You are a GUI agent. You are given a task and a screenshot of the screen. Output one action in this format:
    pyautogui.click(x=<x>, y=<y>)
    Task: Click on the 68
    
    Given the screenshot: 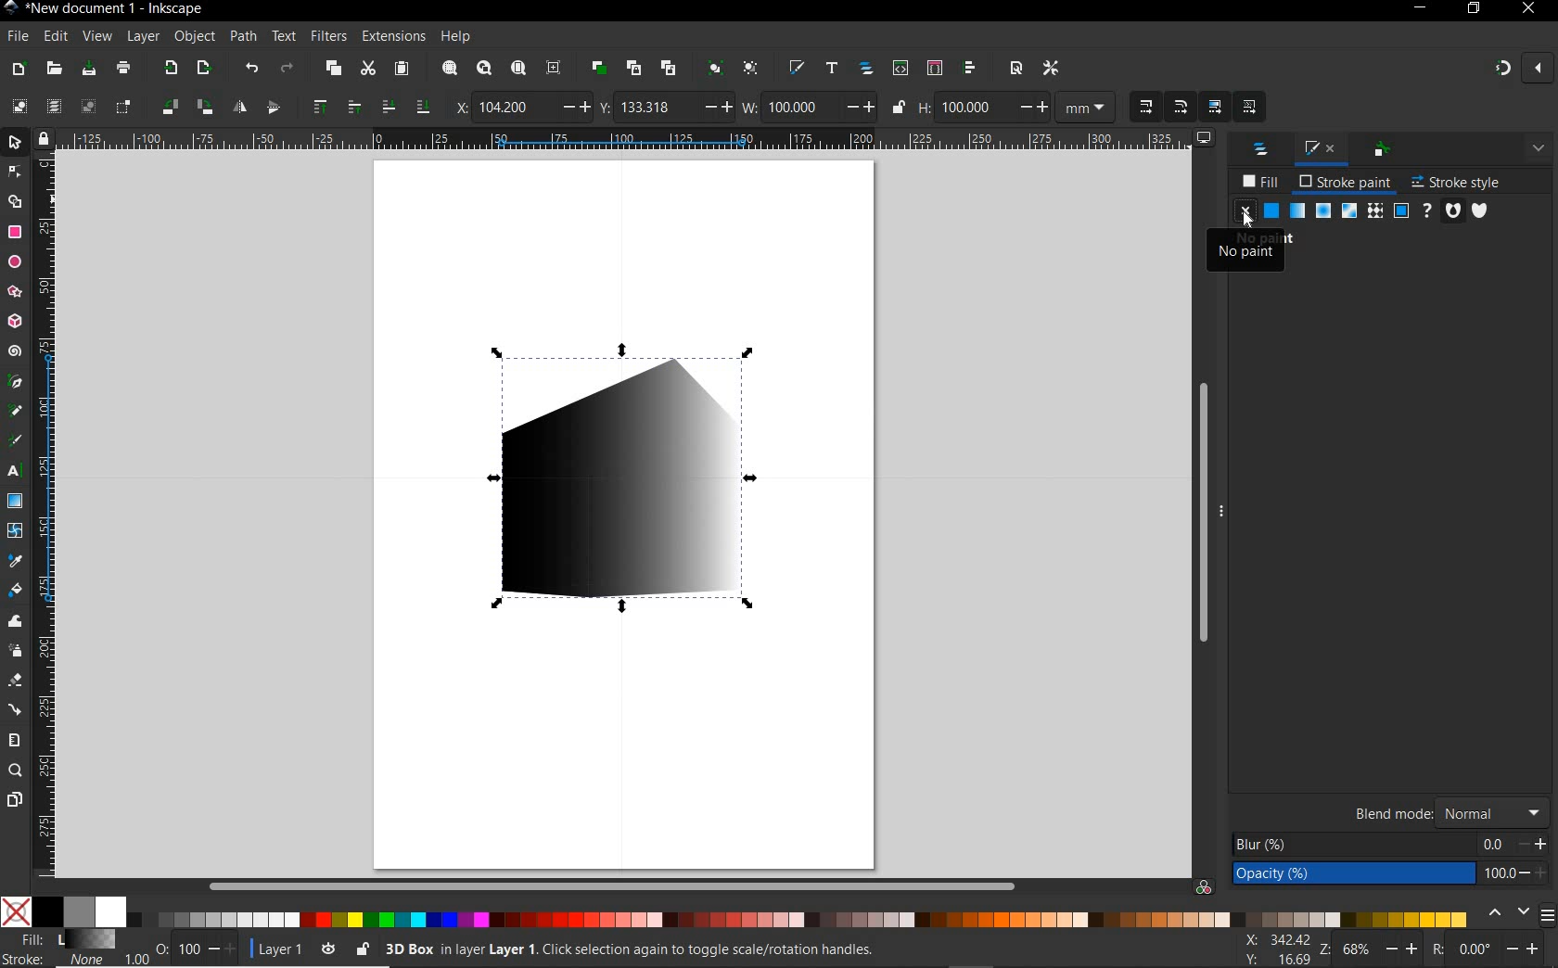 What is the action you would take?
    pyautogui.click(x=1359, y=949)
    